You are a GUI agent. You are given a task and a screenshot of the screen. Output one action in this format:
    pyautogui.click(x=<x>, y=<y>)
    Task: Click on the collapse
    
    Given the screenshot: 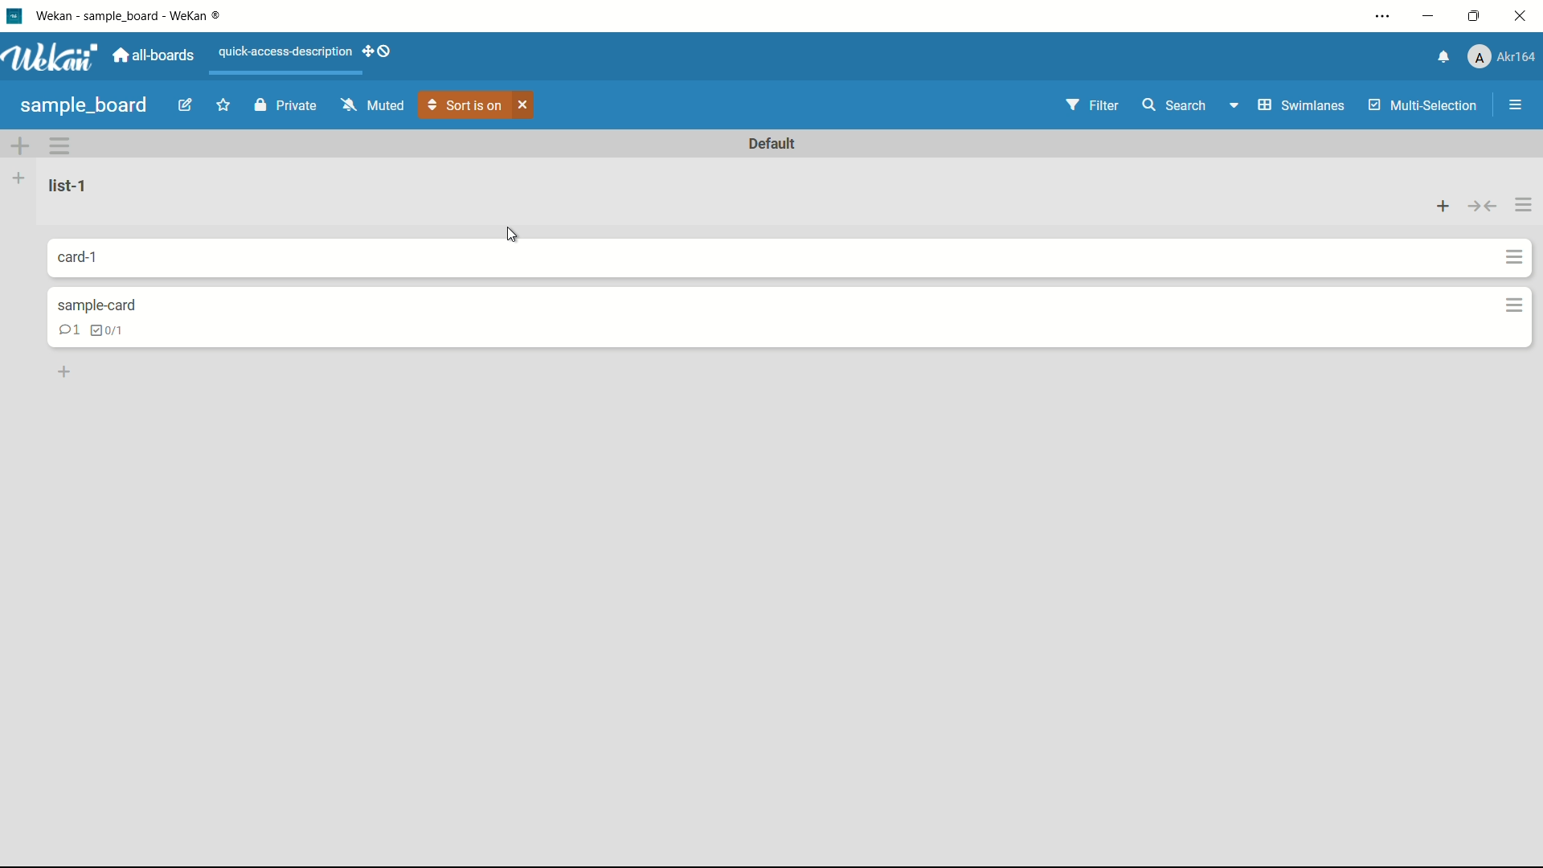 What is the action you would take?
    pyautogui.click(x=1482, y=207)
    